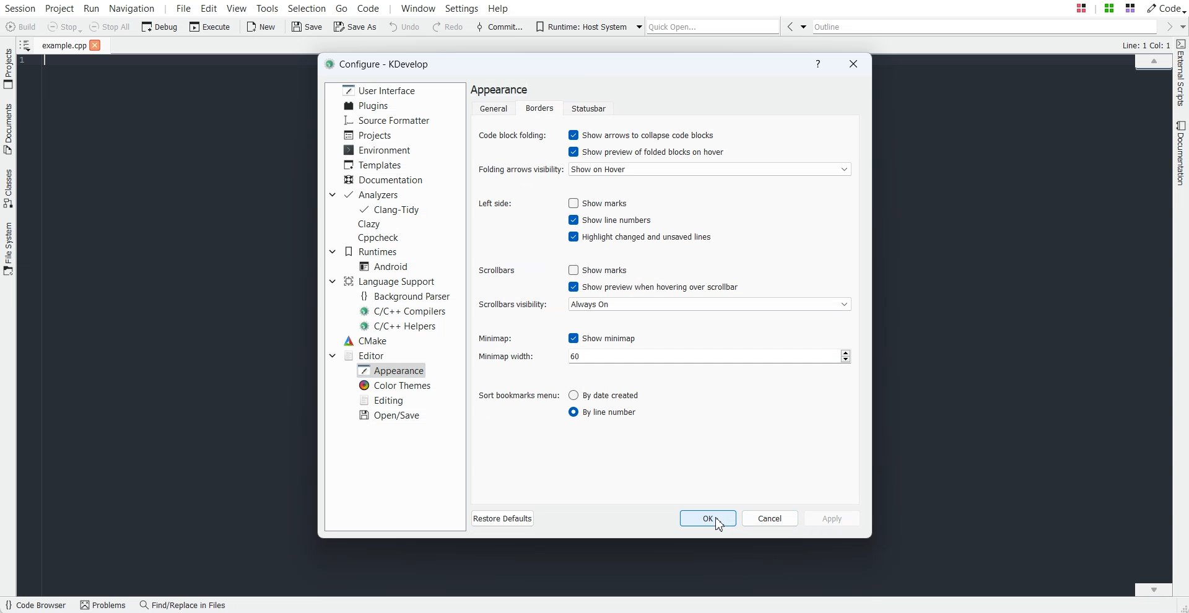 The image size is (1189, 613). I want to click on Appearance selected, so click(391, 370).